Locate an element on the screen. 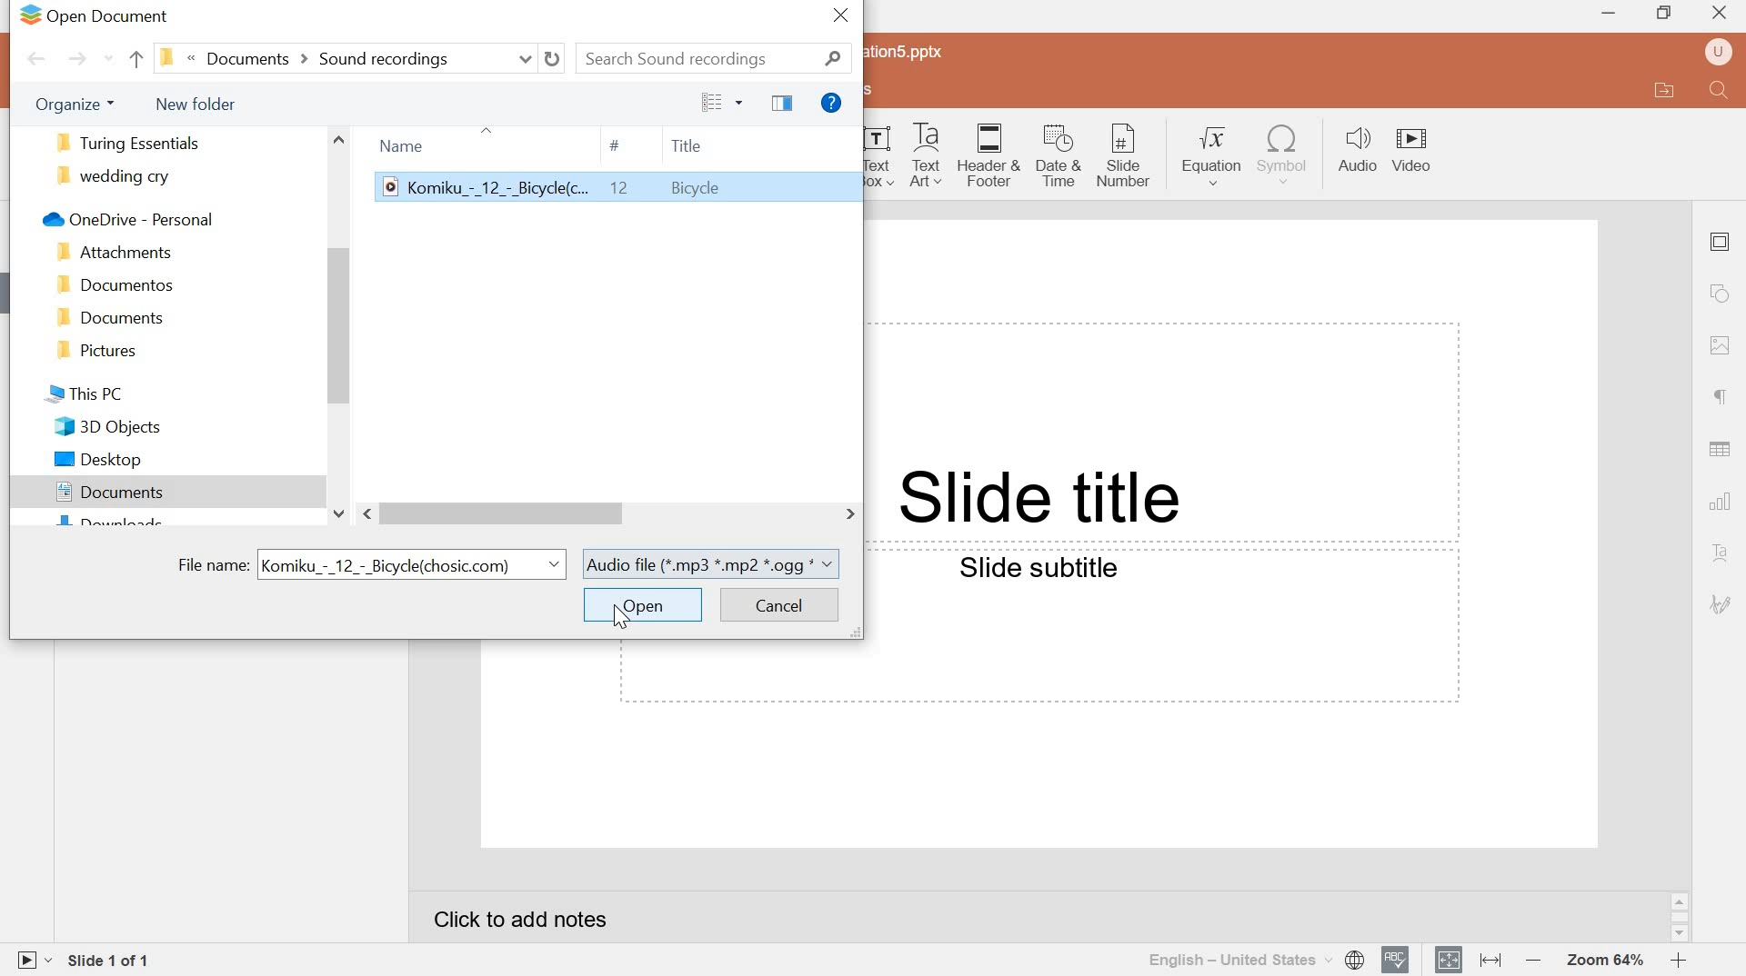 This screenshot has height=976, width=1746. document folder is located at coordinates (107, 318).